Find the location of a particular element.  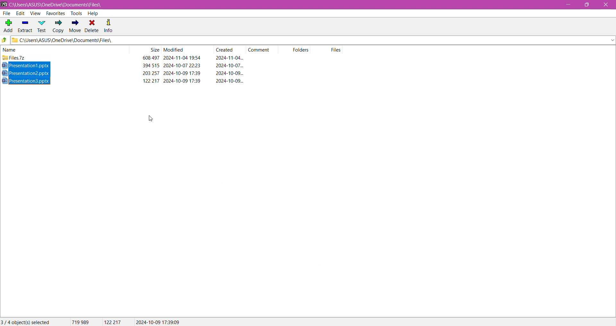

File is located at coordinates (7, 13).